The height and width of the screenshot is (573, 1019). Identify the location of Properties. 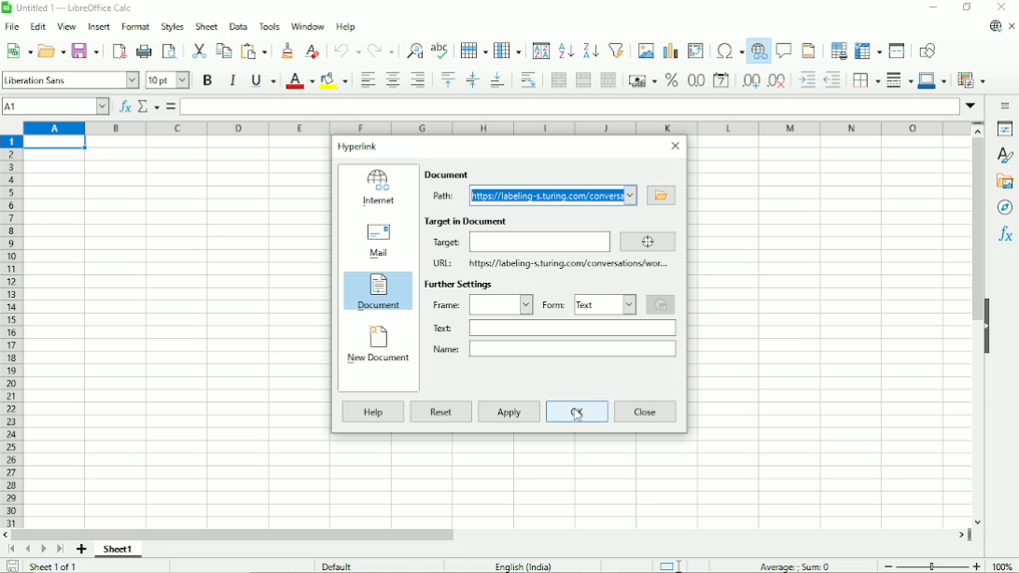
(1004, 129).